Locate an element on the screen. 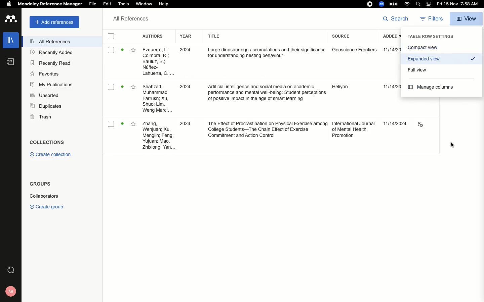  Last sync is located at coordinates (10, 270).